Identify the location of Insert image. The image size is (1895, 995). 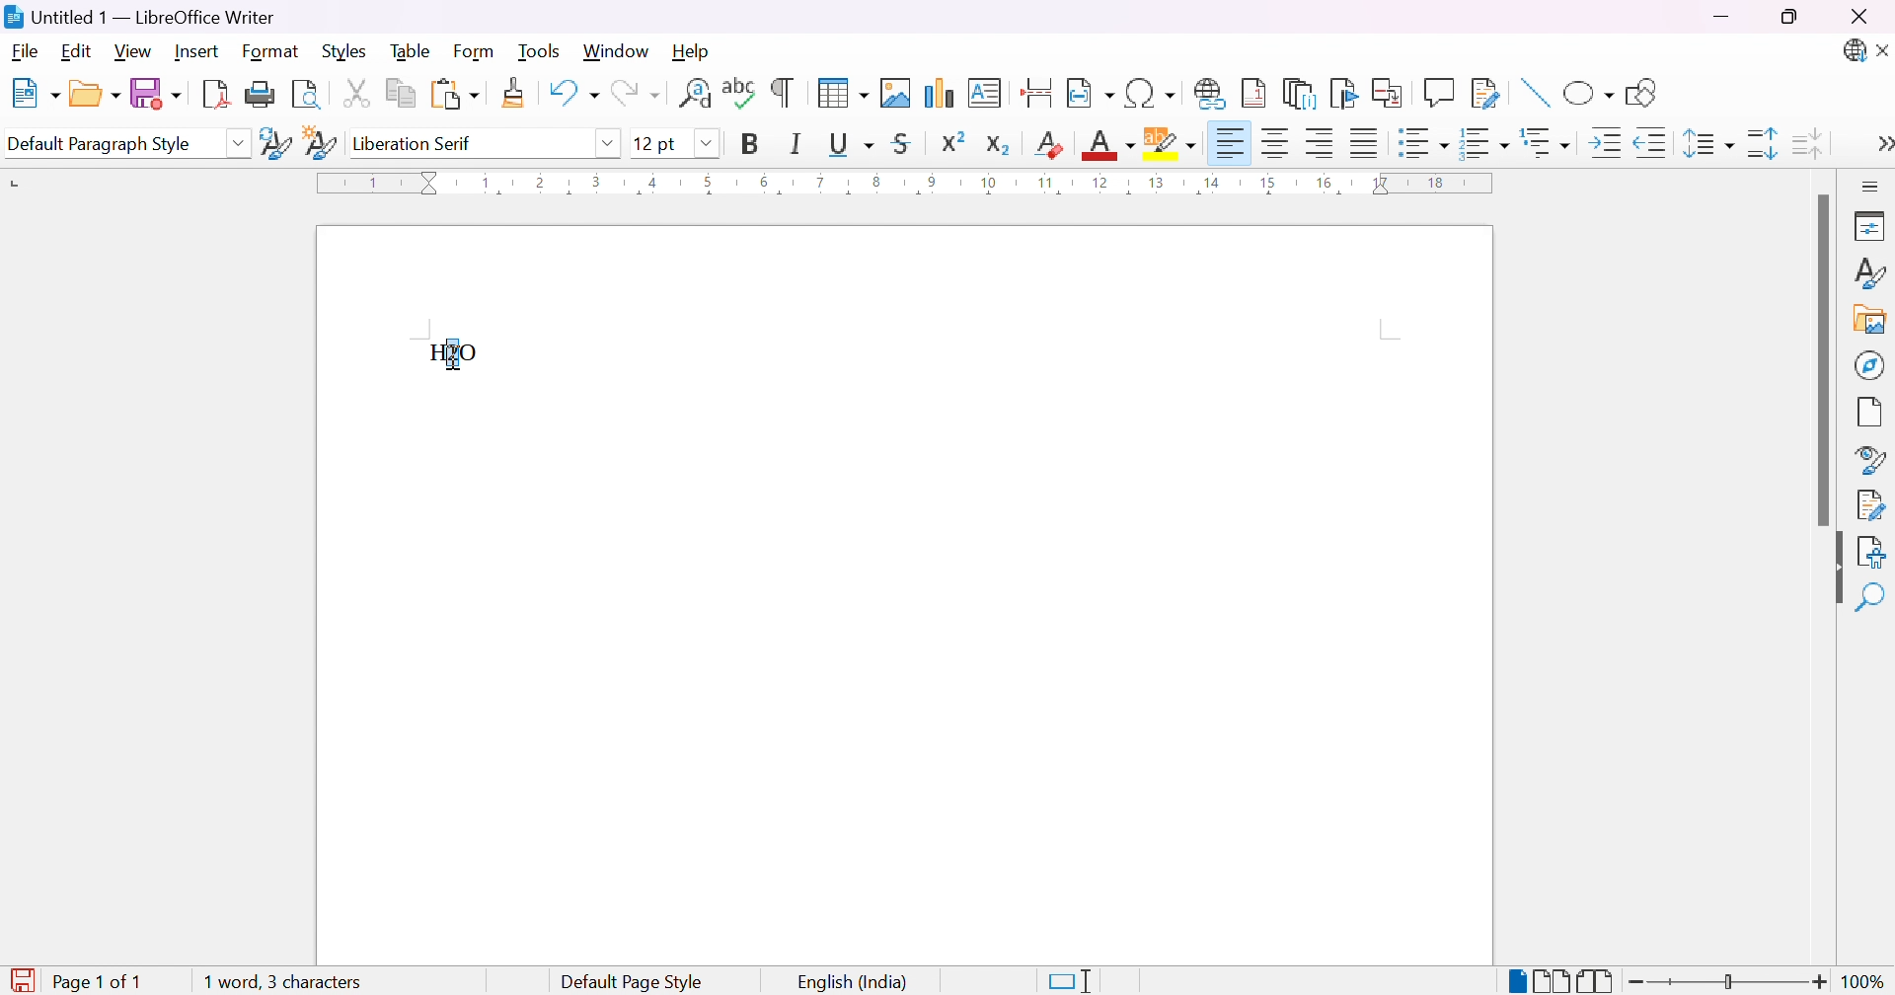
(897, 93).